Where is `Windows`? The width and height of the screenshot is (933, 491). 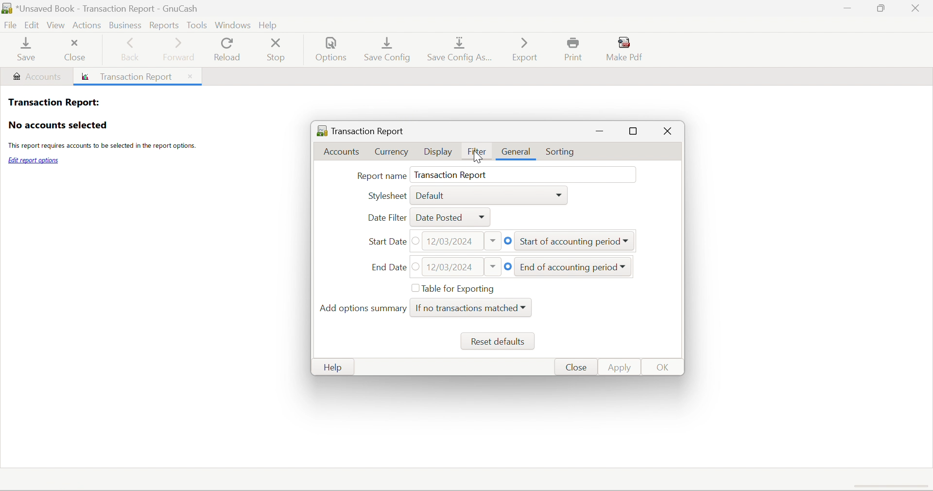
Windows is located at coordinates (232, 24).